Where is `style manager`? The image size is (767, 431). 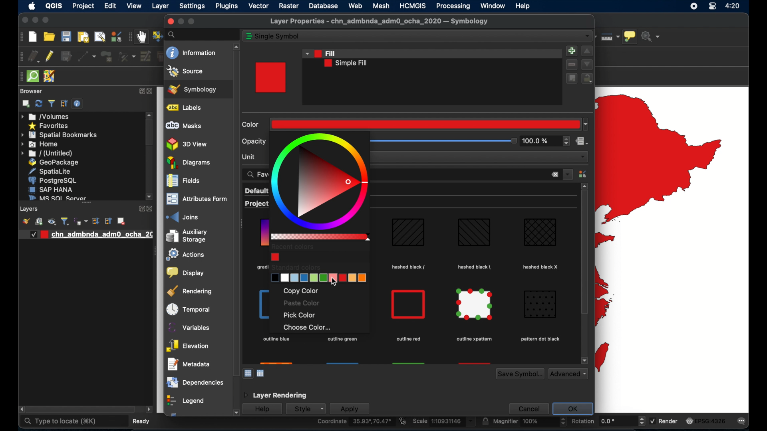
style manager is located at coordinates (116, 37).